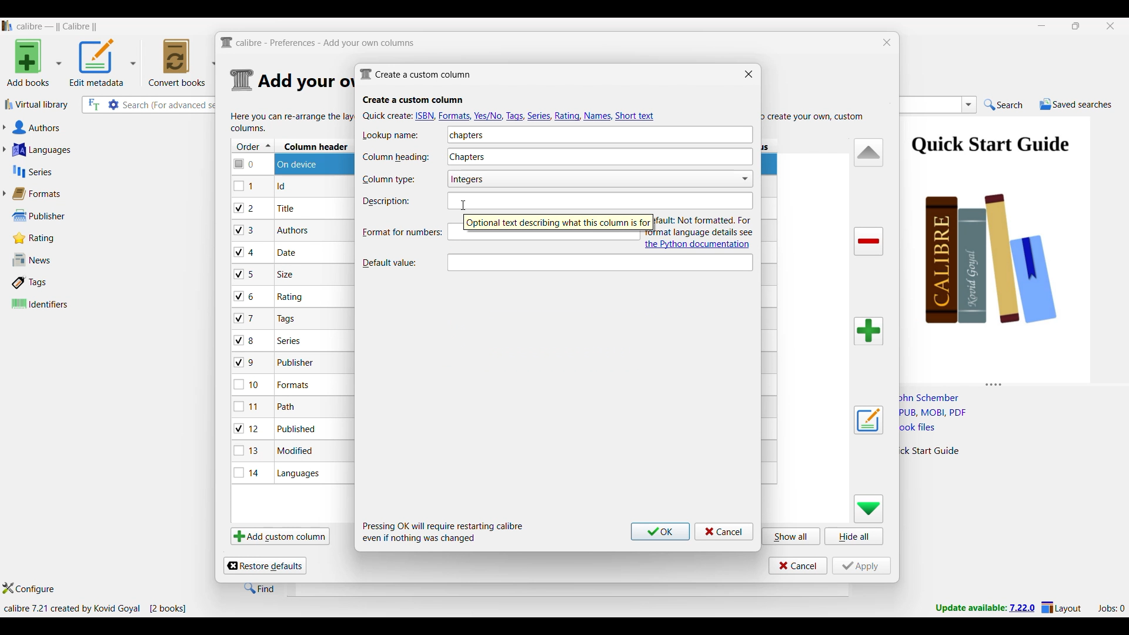 The width and height of the screenshot is (1129, 635). What do you see at coordinates (861, 566) in the screenshot?
I see `Apply` at bounding box center [861, 566].